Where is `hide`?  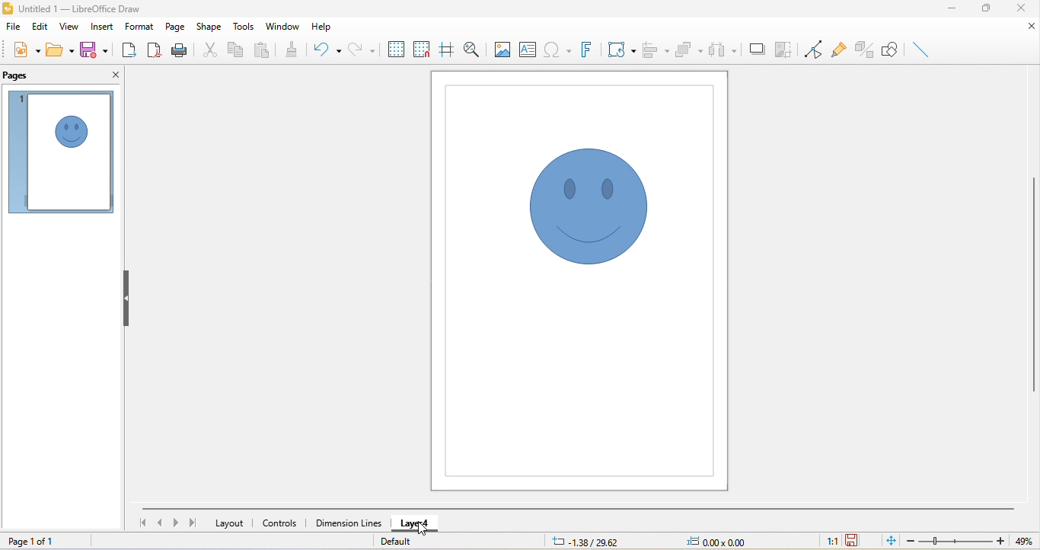
hide is located at coordinates (128, 299).